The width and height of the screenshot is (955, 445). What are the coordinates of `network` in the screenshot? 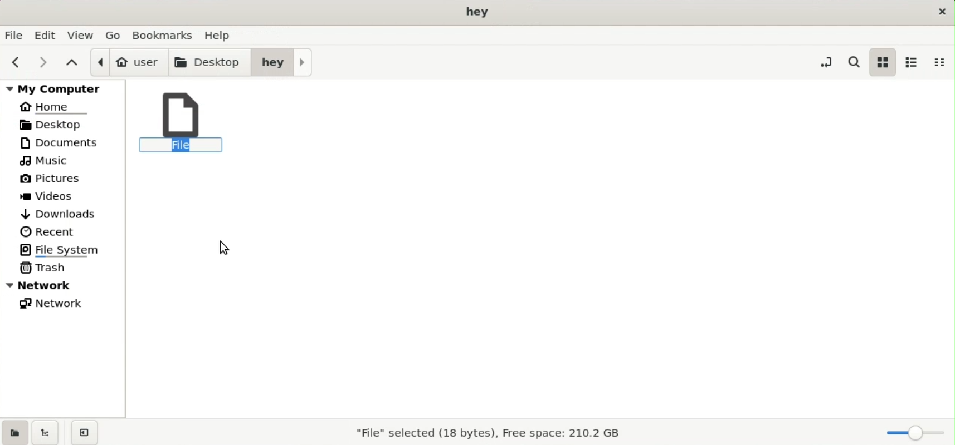 It's located at (56, 305).